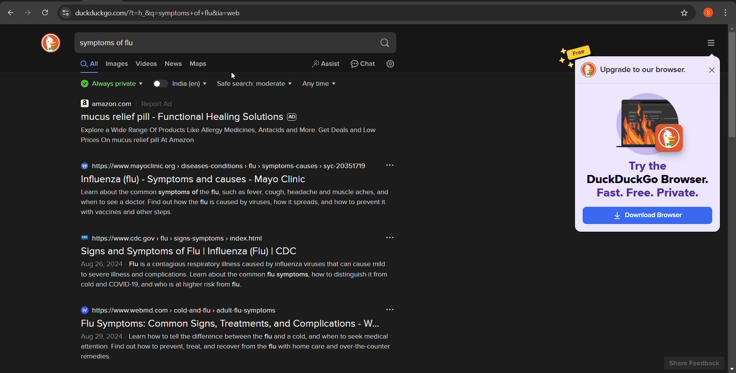  Describe the element at coordinates (731, 86) in the screenshot. I see `vertical scroll bar` at that location.